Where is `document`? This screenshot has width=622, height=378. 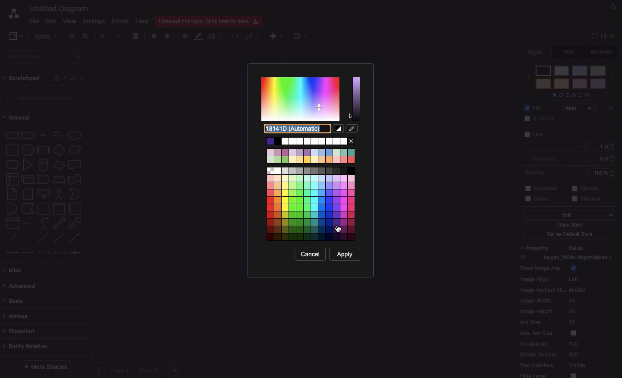 document is located at coordinates (75, 164).